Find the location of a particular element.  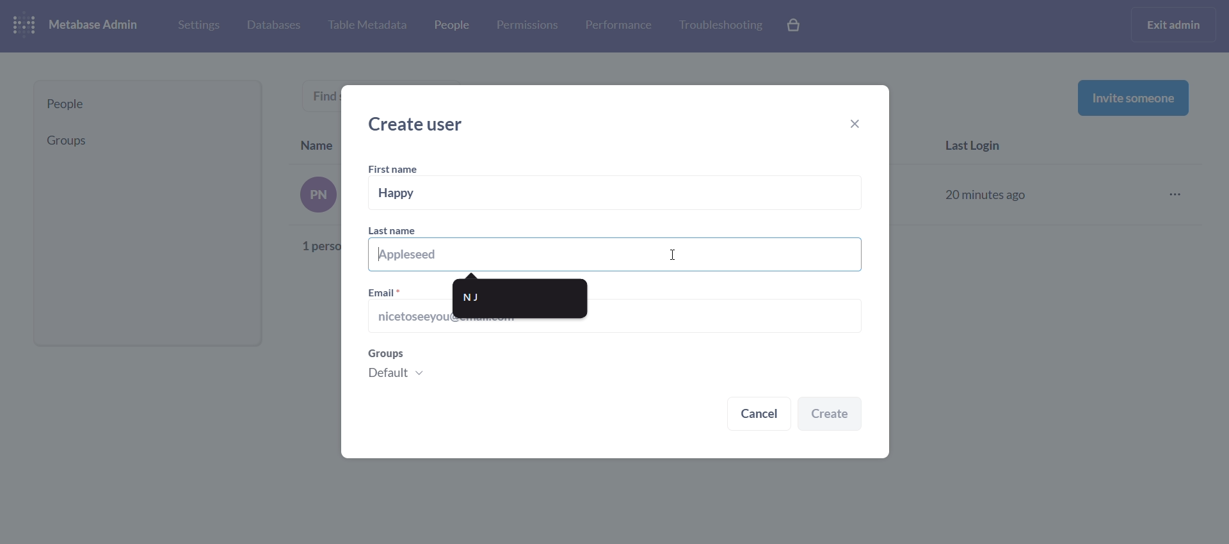

explore paid features is located at coordinates (795, 26).